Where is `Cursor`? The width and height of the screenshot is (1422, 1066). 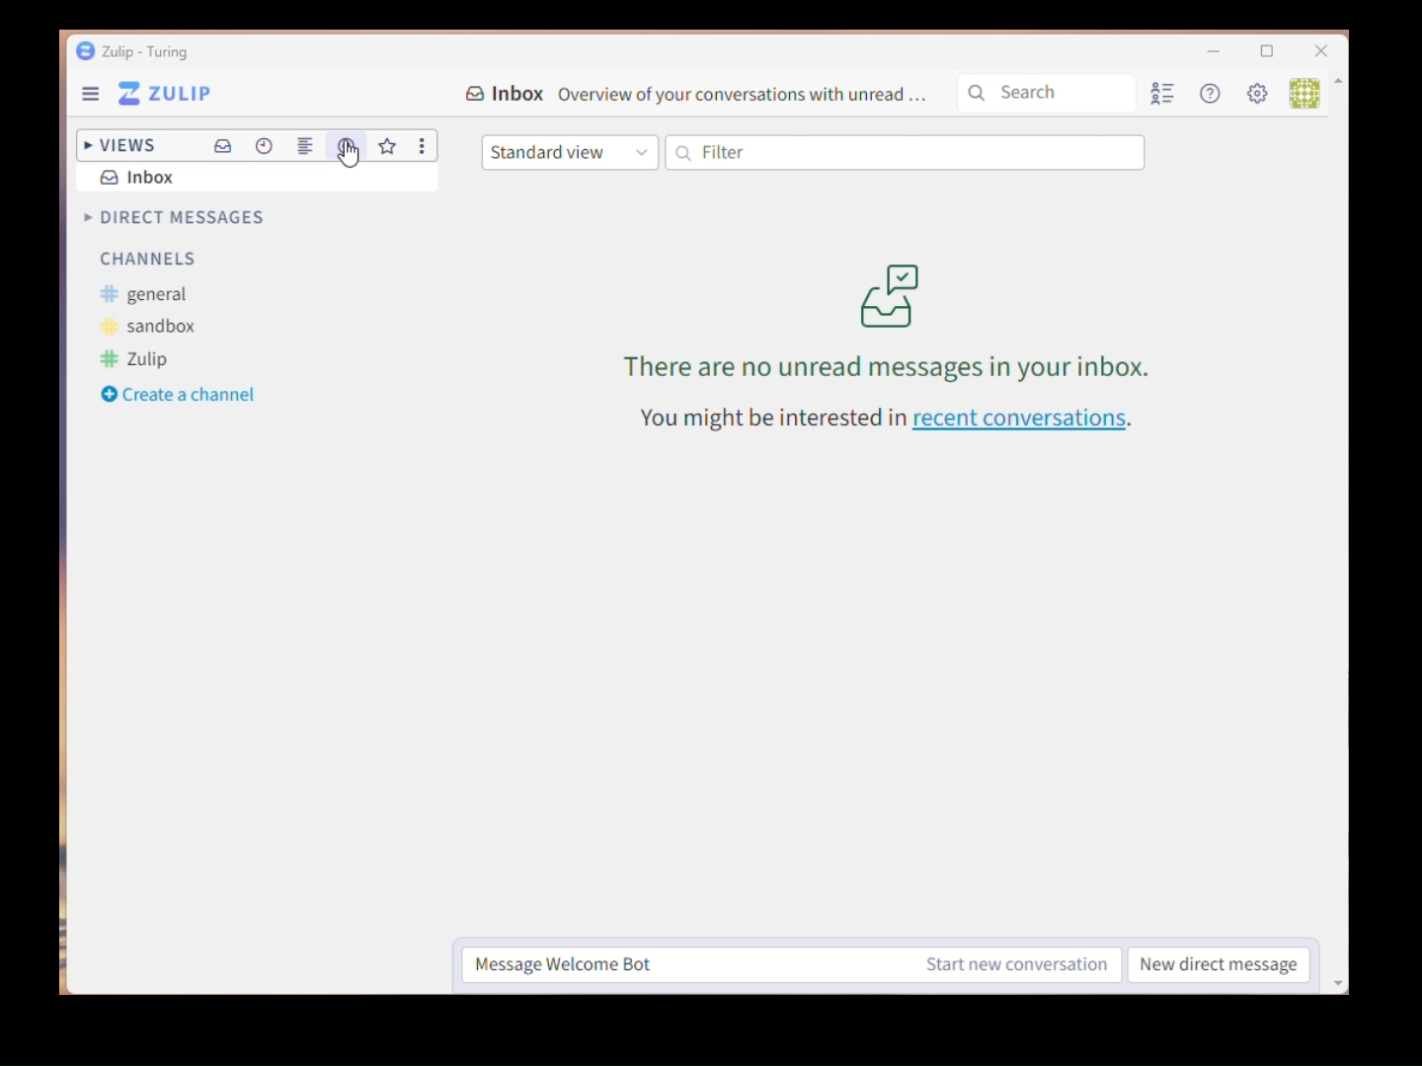
Cursor is located at coordinates (350, 160).